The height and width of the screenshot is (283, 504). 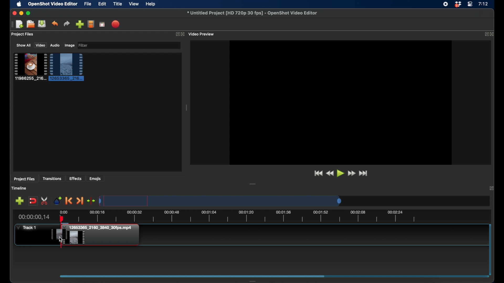 What do you see at coordinates (96, 178) in the screenshot?
I see `emojis` at bounding box center [96, 178].